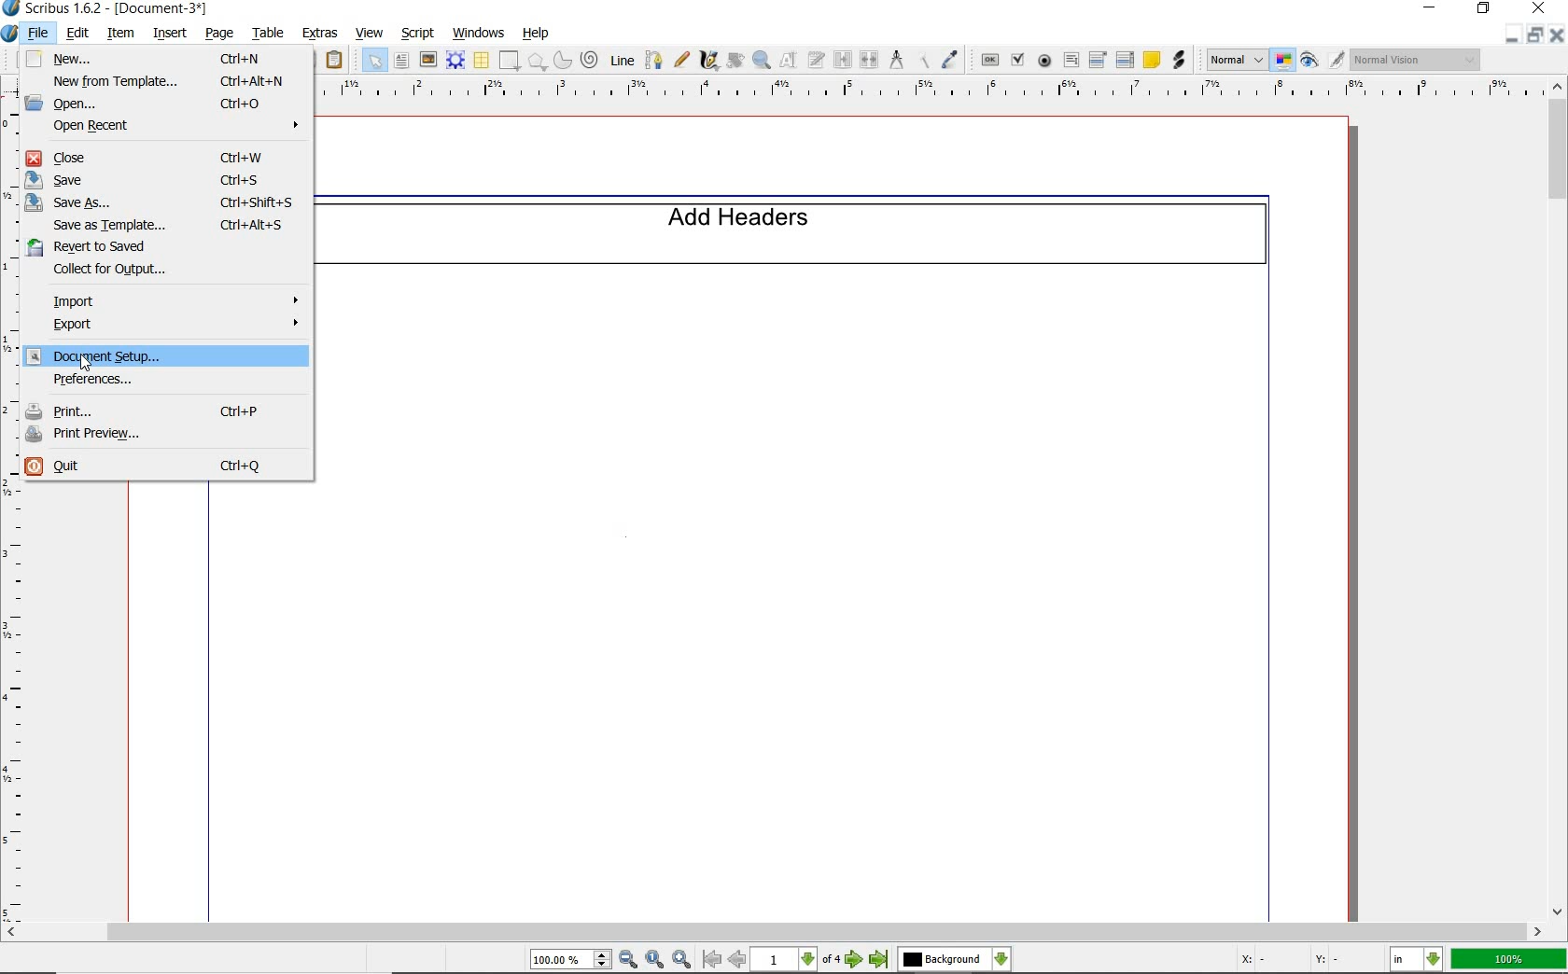  Describe the element at coordinates (167, 104) in the screenshot. I see `open` at that location.